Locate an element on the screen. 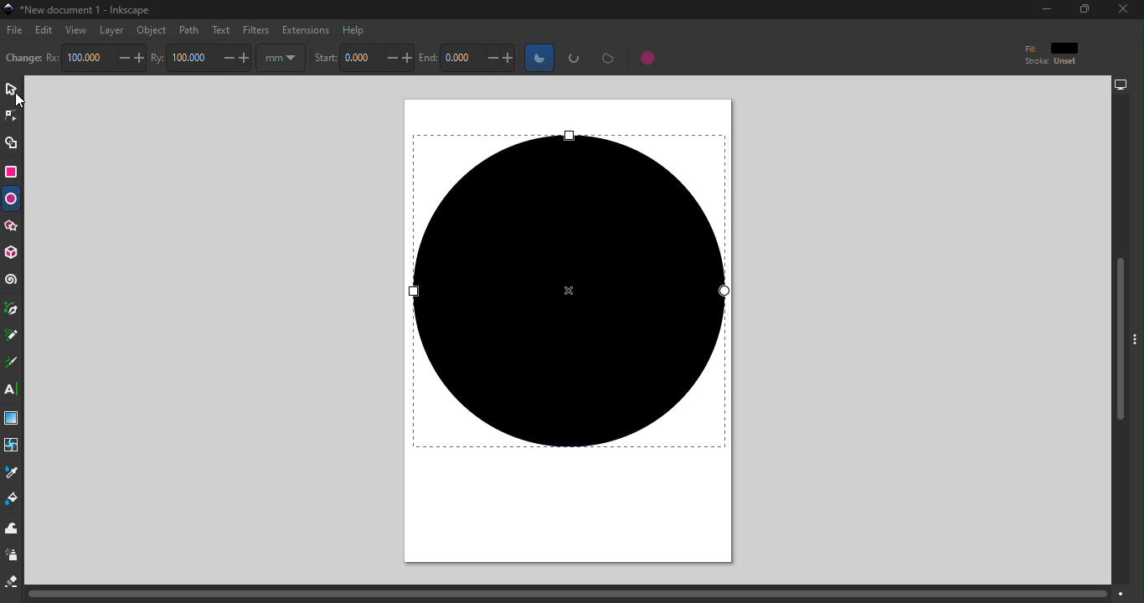 Image resolution: width=1144 pixels, height=603 pixels. Mesh tool is located at coordinates (12, 446).